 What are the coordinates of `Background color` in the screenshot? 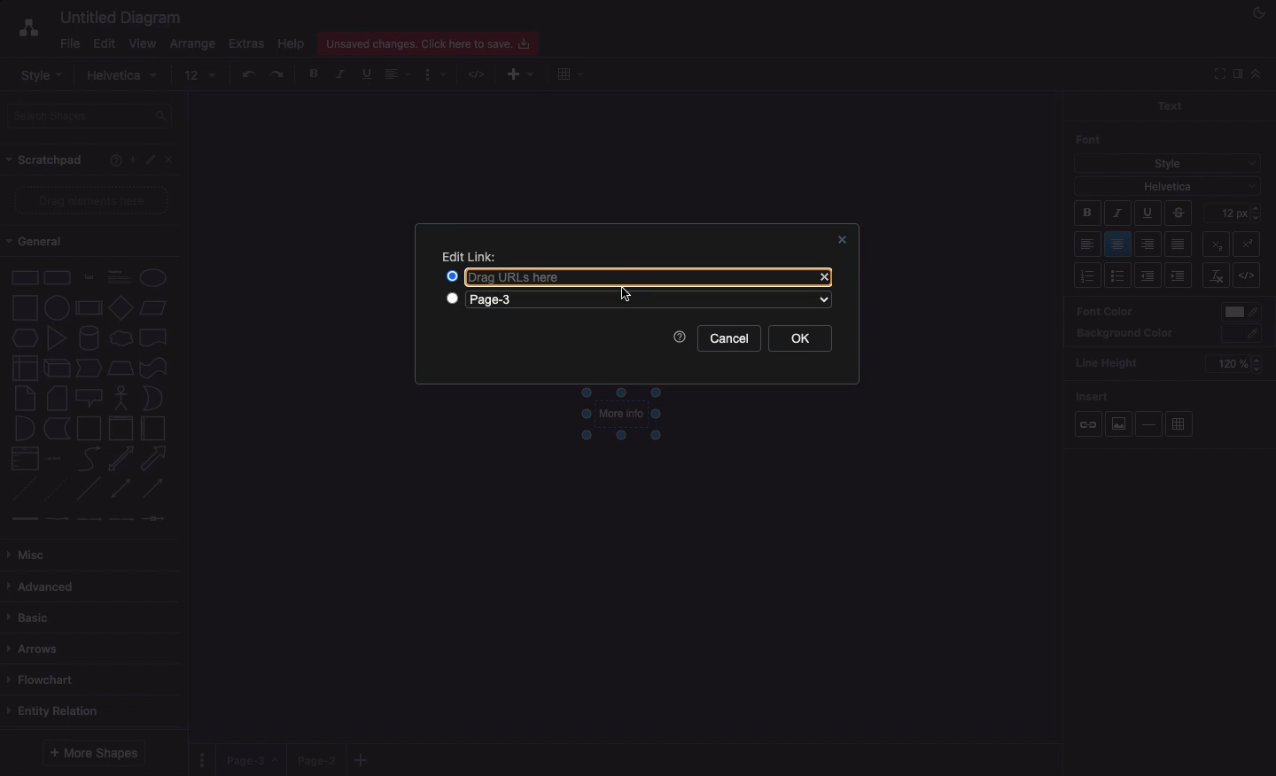 It's located at (1125, 334).